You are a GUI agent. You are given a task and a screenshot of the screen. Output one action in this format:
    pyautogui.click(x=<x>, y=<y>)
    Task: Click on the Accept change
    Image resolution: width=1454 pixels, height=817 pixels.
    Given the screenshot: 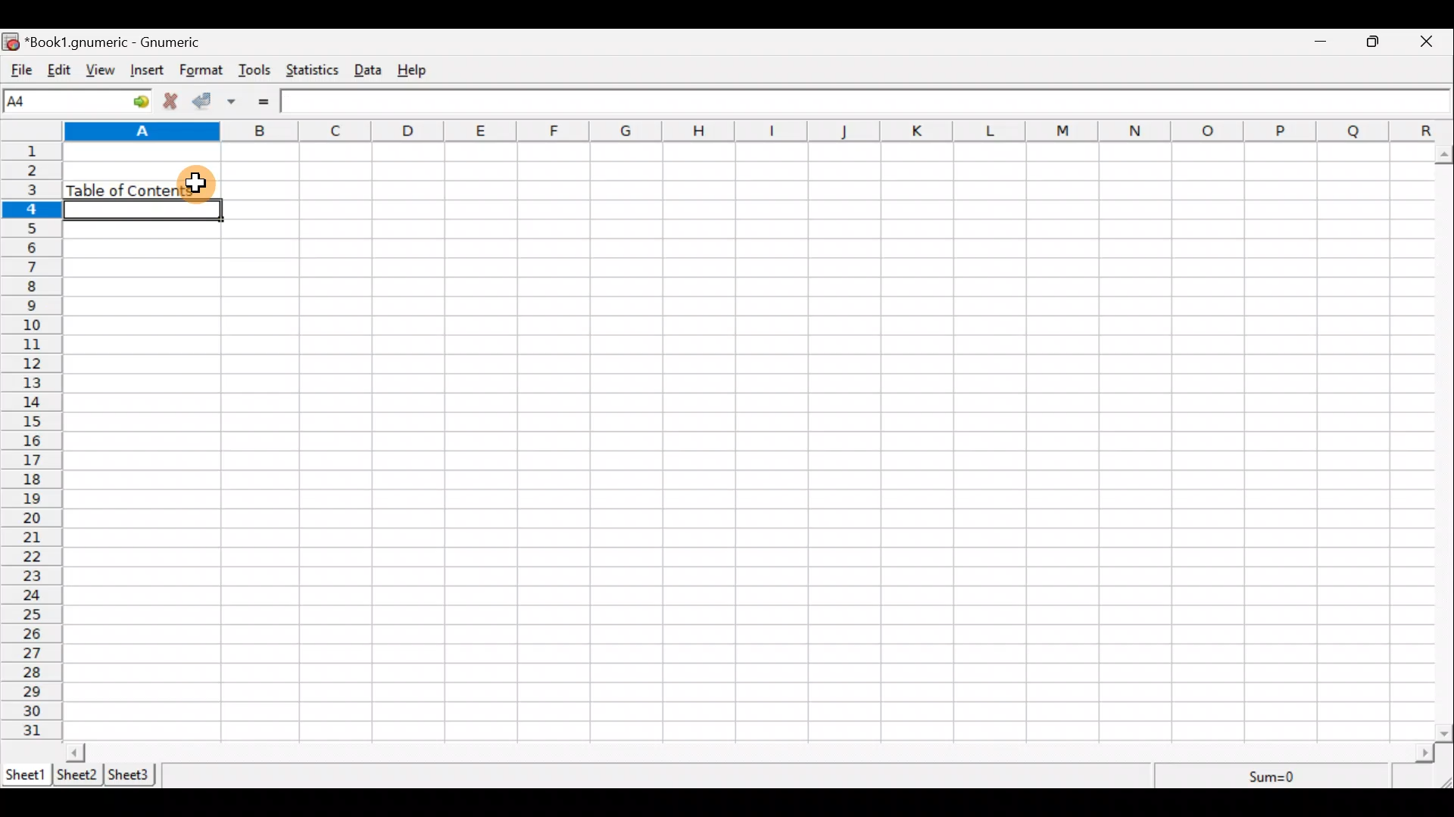 What is the action you would take?
    pyautogui.click(x=206, y=102)
    